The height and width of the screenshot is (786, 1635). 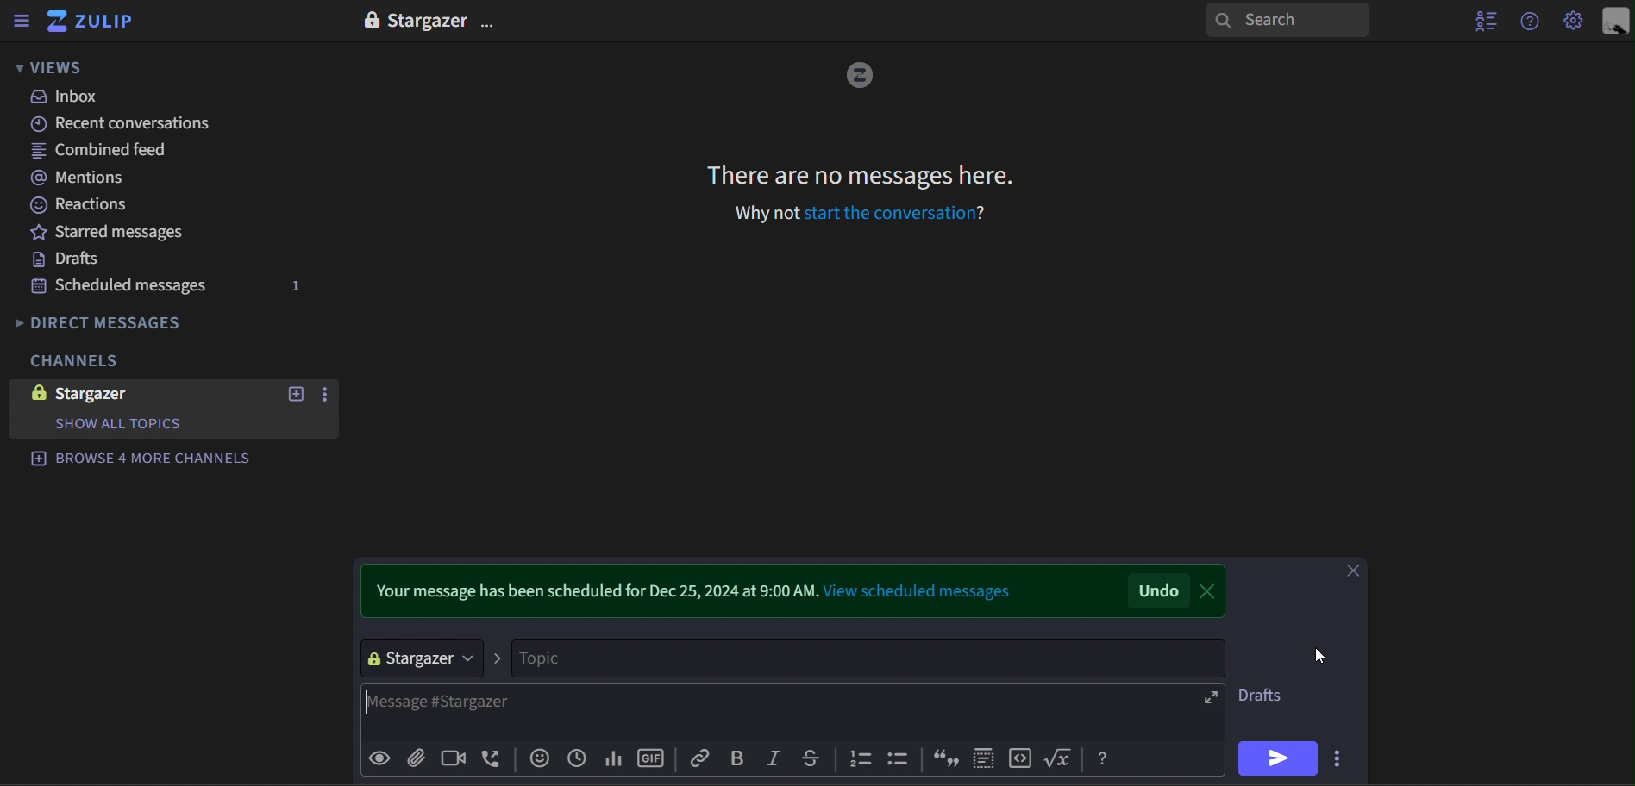 I want to click on add emoji, so click(x=540, y=759).